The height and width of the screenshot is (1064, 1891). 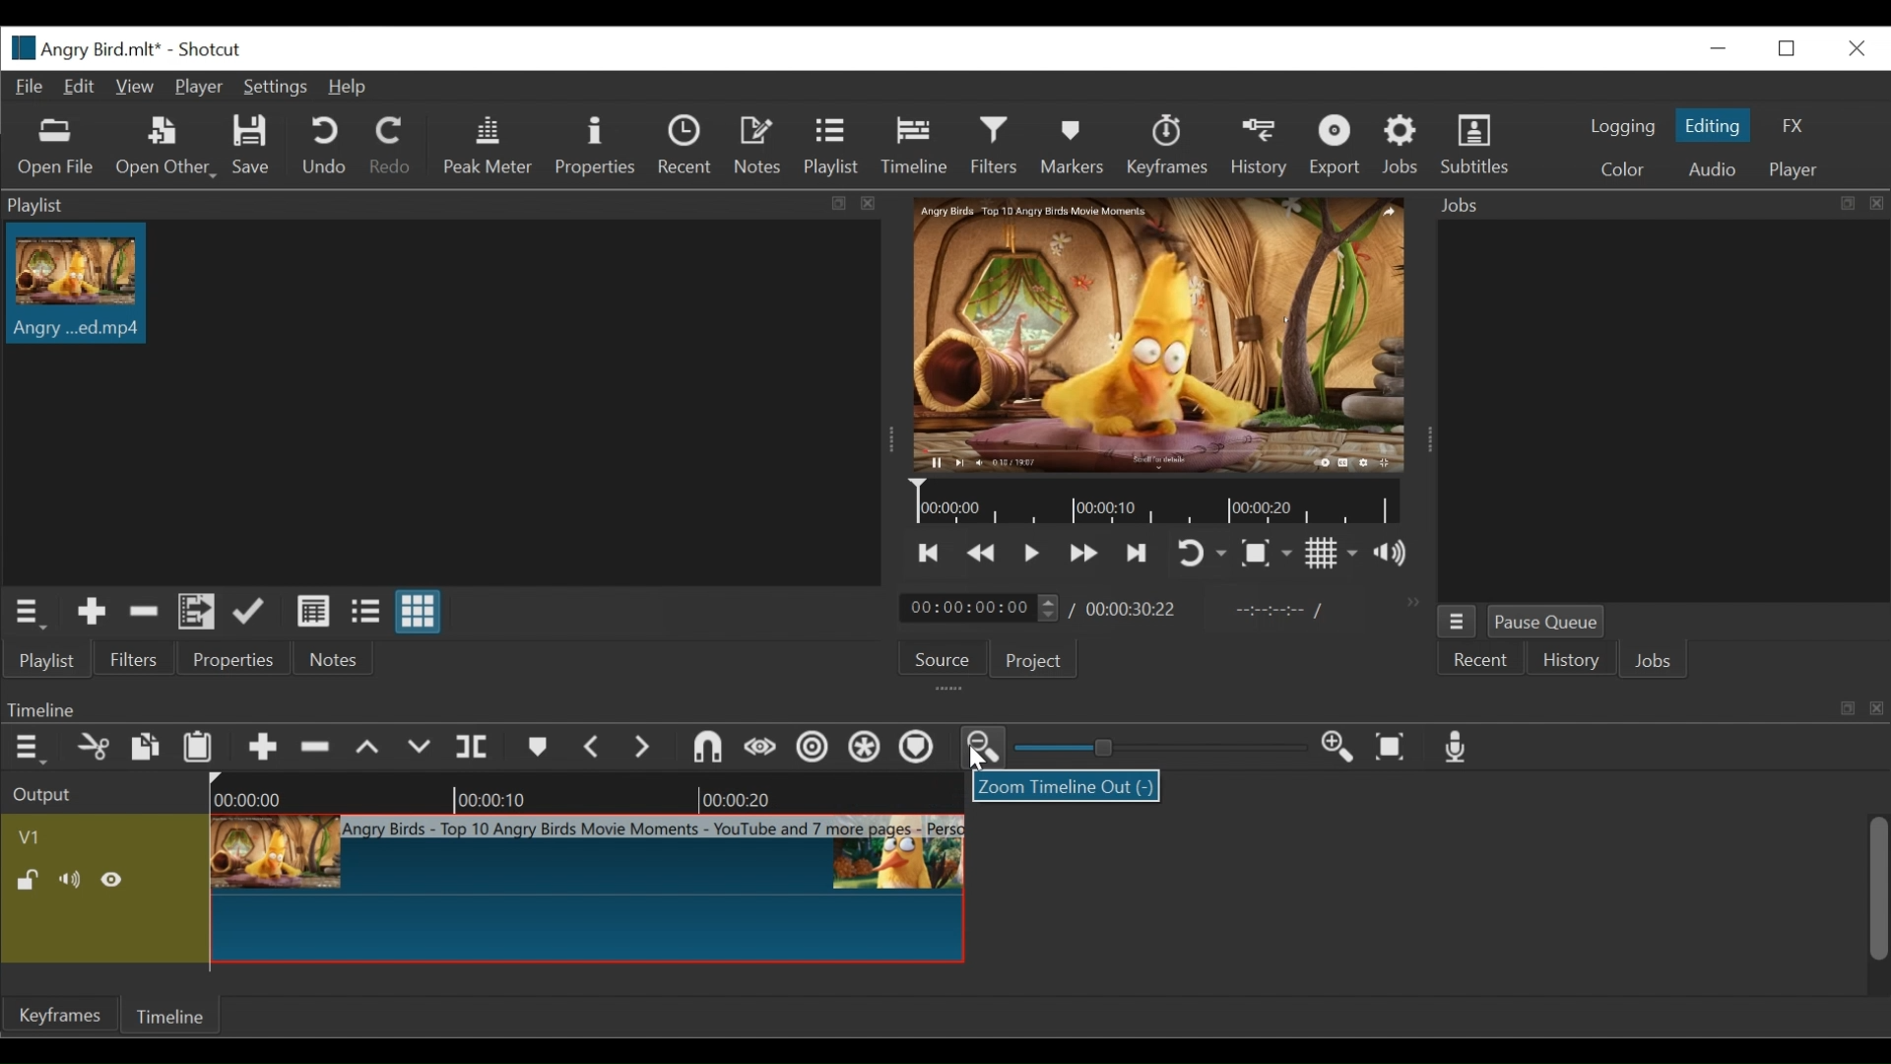 What do you see at coordinates (816, 750) in the screenshot?
I see `Rippl` at bounding box center [816, 750].